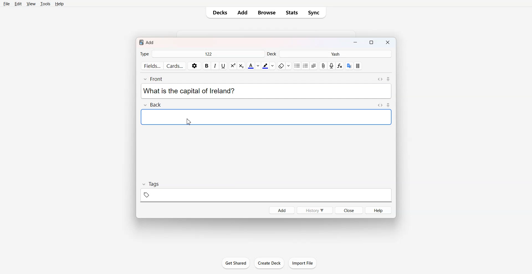 The height and width of the screenshot is (274, 532). Describe the element at coordinates (235, 263) in the screenshot. I see `Get Shared` at that location.